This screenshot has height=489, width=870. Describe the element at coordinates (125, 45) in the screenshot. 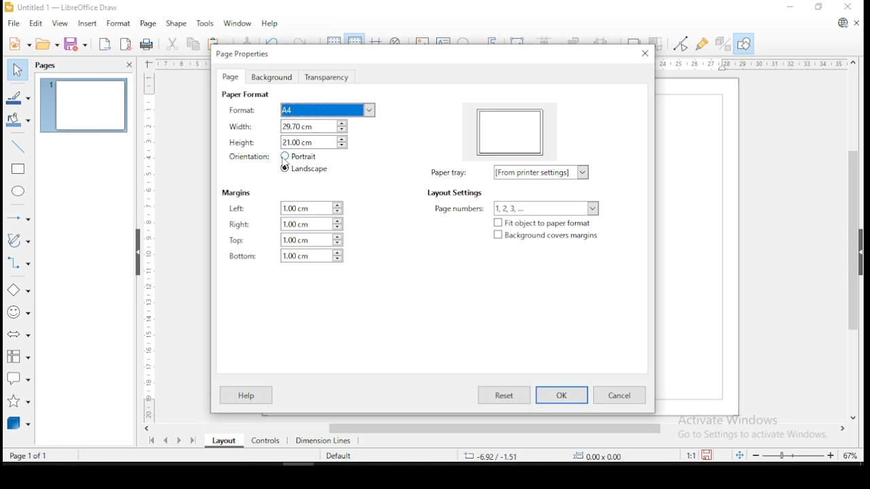

I see `export as pdf` at that location.